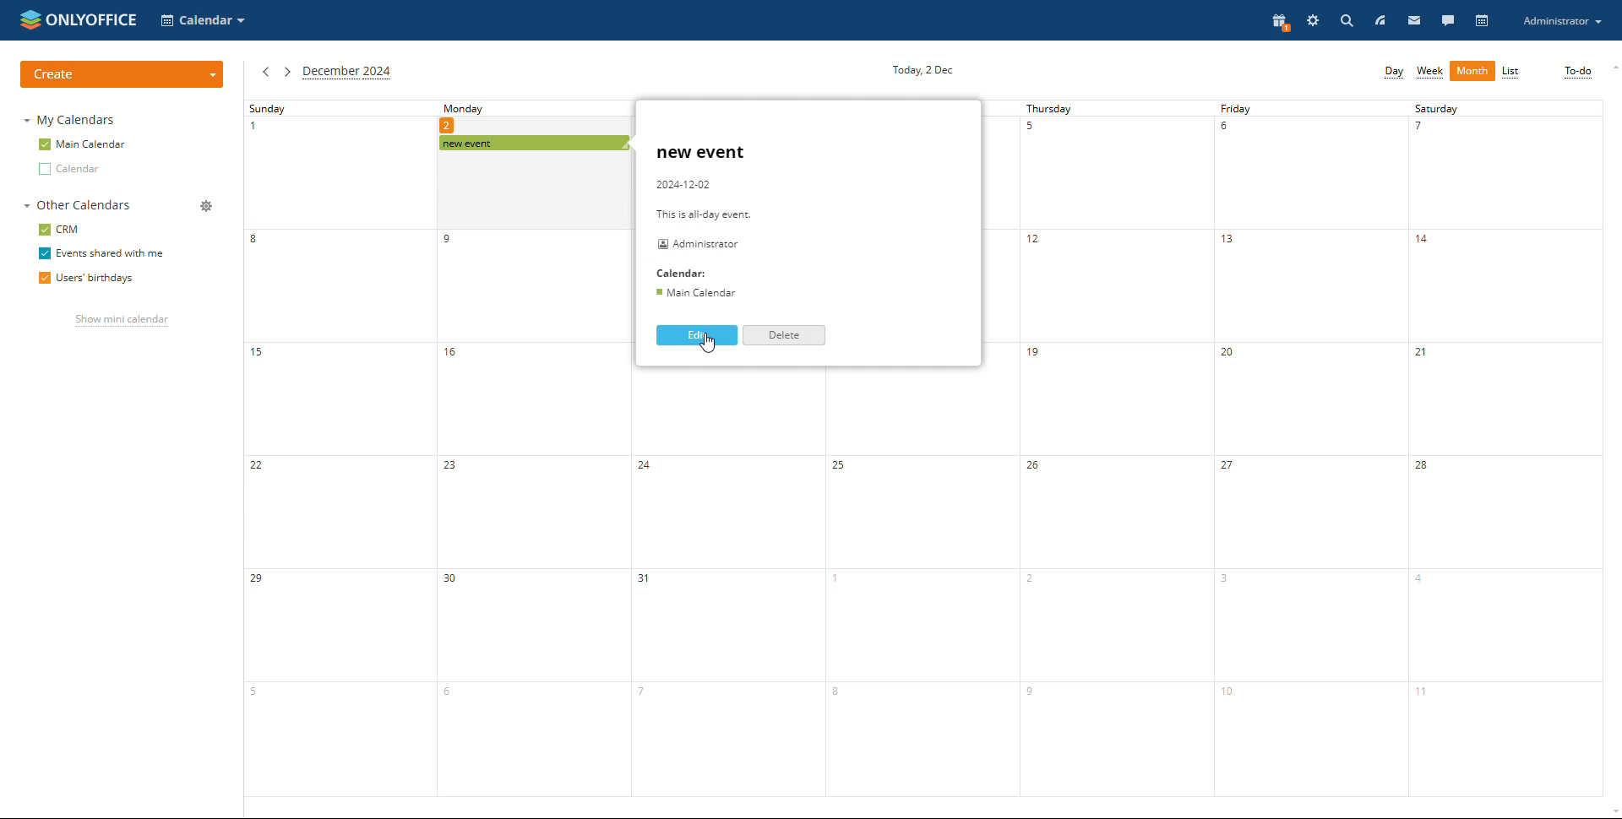 The height and width of the screenshot is (819, 1622). What do you see at coordinates (57, 229) in the screenshot?
I see `crm` at bounding box center [57, 229].